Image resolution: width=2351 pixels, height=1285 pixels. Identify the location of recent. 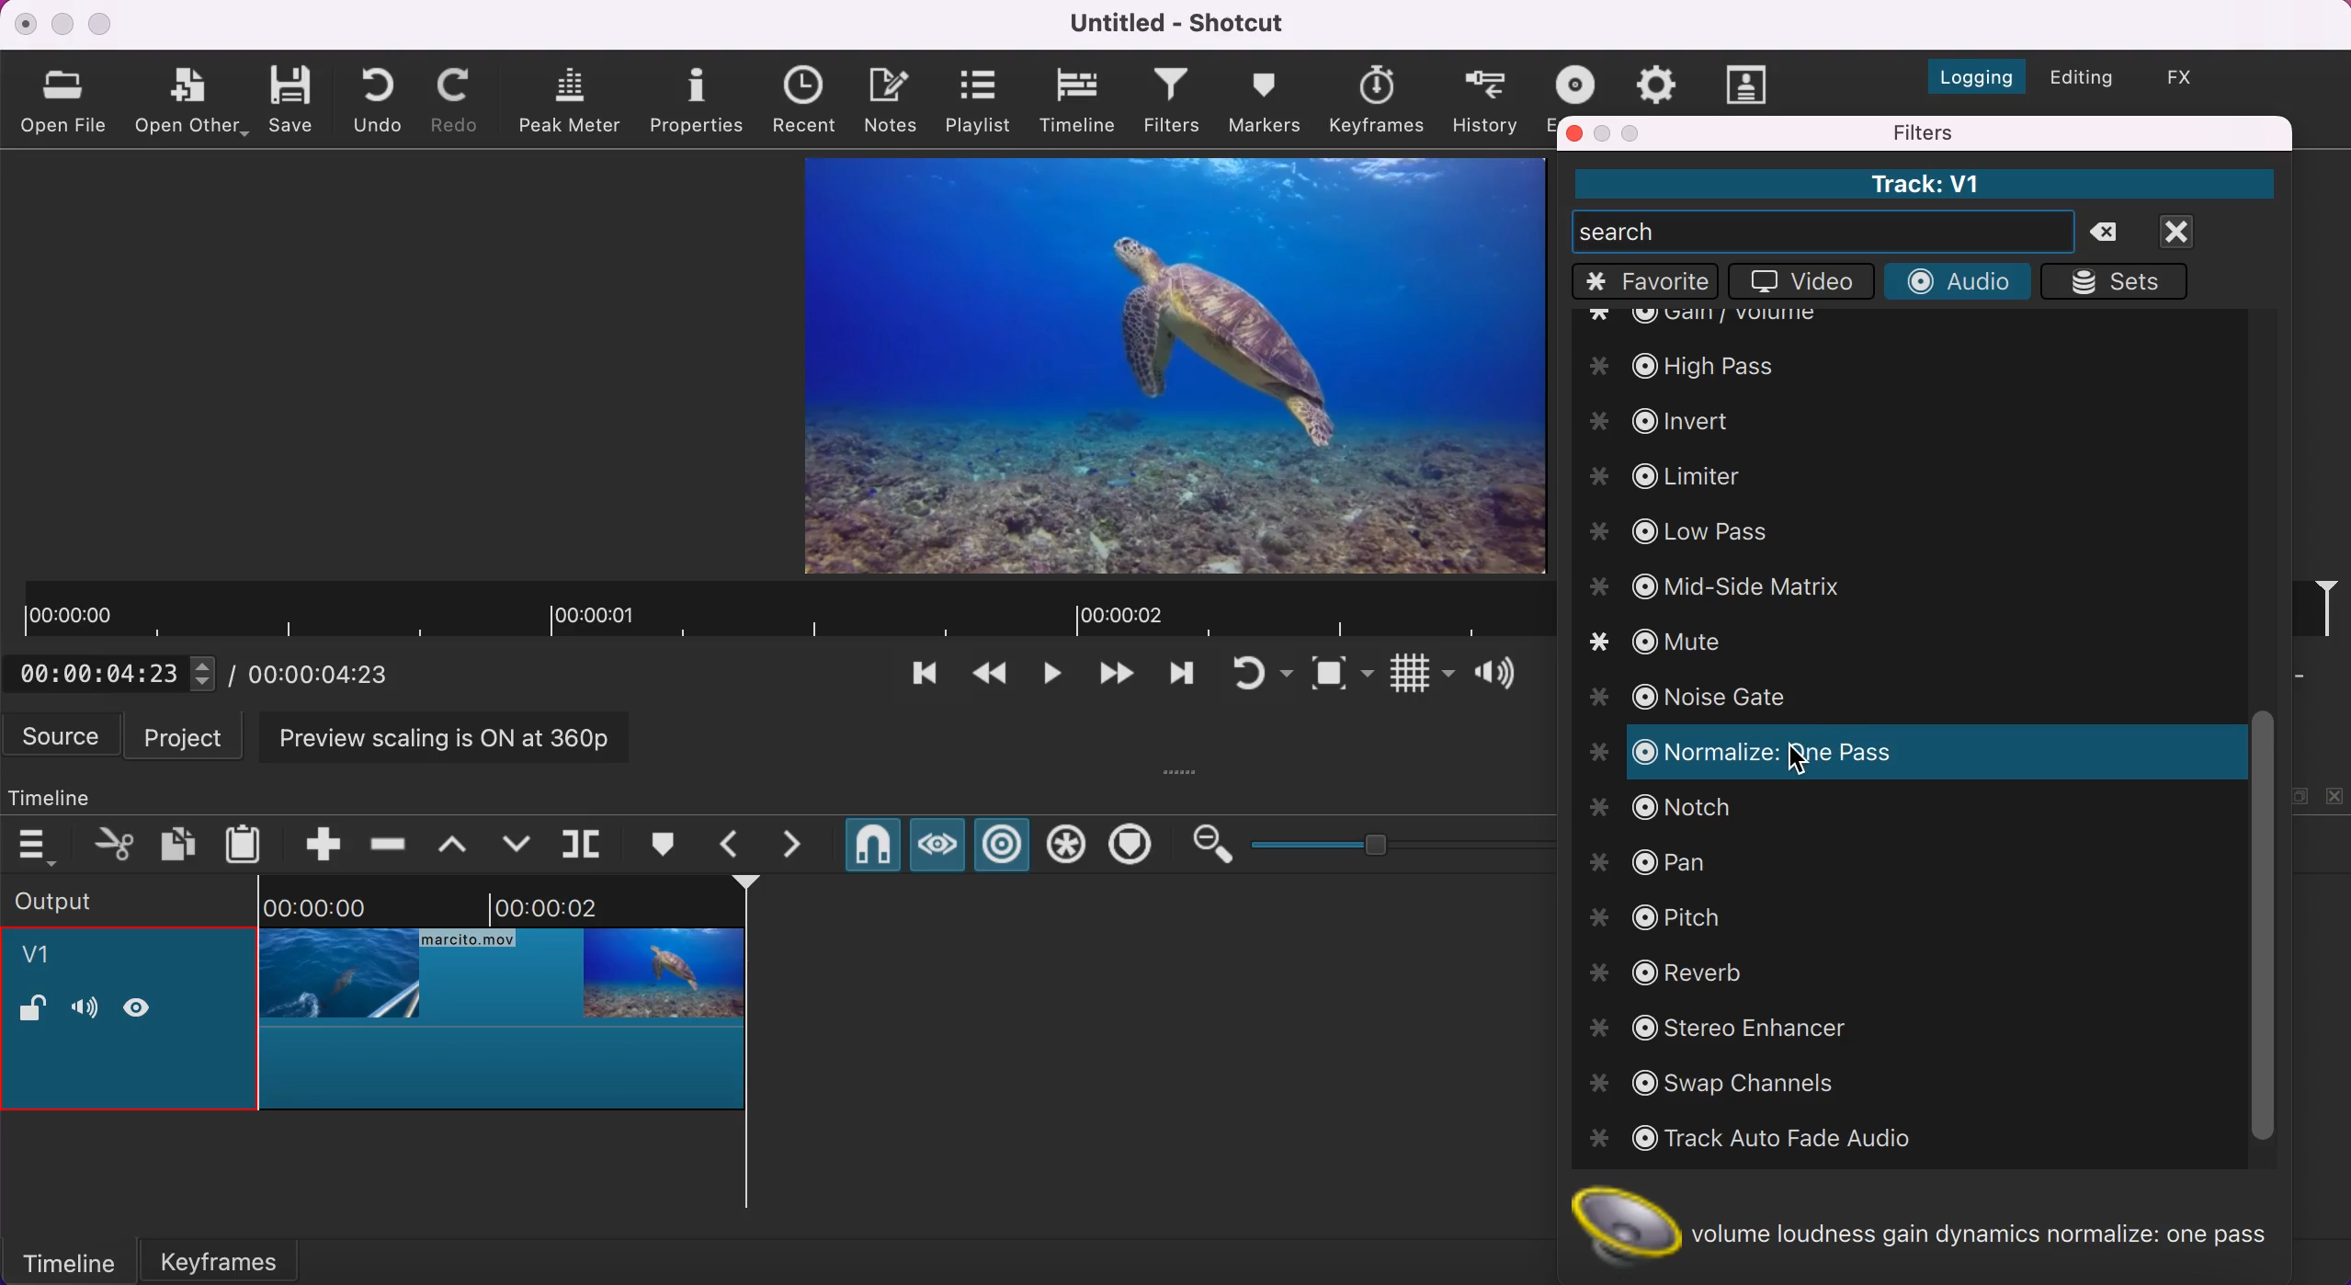
(810, 101).